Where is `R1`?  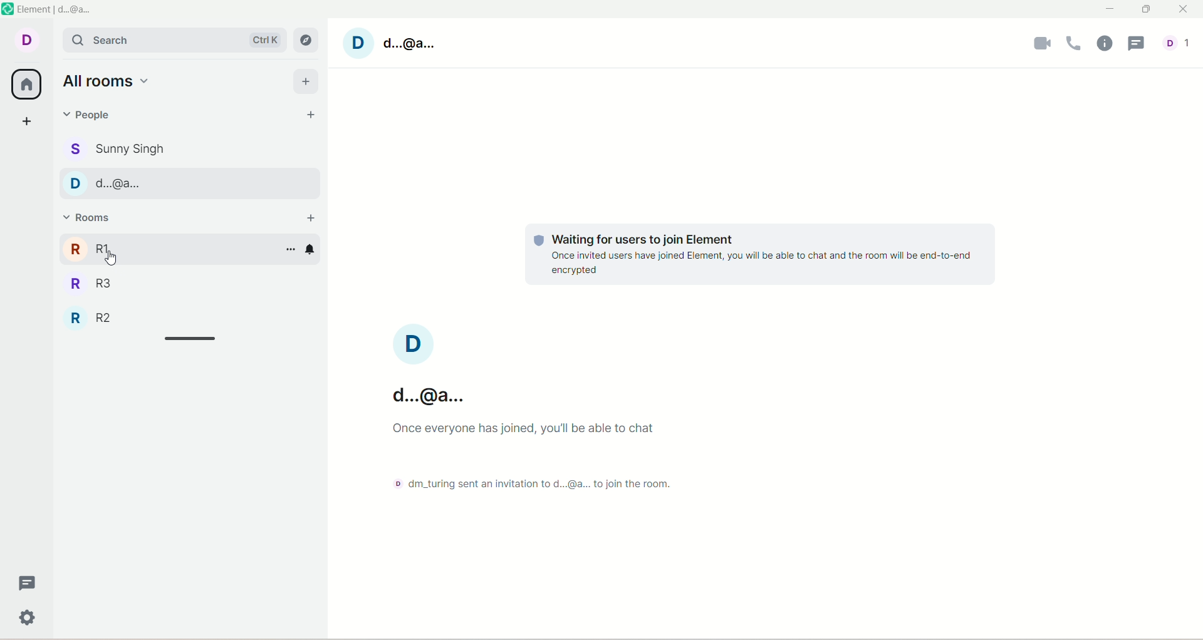 R1 is located at coordinates (91, 249).